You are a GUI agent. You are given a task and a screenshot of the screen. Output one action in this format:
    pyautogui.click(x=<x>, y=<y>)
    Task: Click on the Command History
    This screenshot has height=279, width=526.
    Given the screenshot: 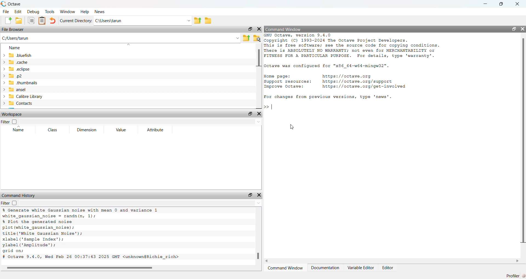 What is the action you would take?
    pyautogui.click(x=20, y=195)
    